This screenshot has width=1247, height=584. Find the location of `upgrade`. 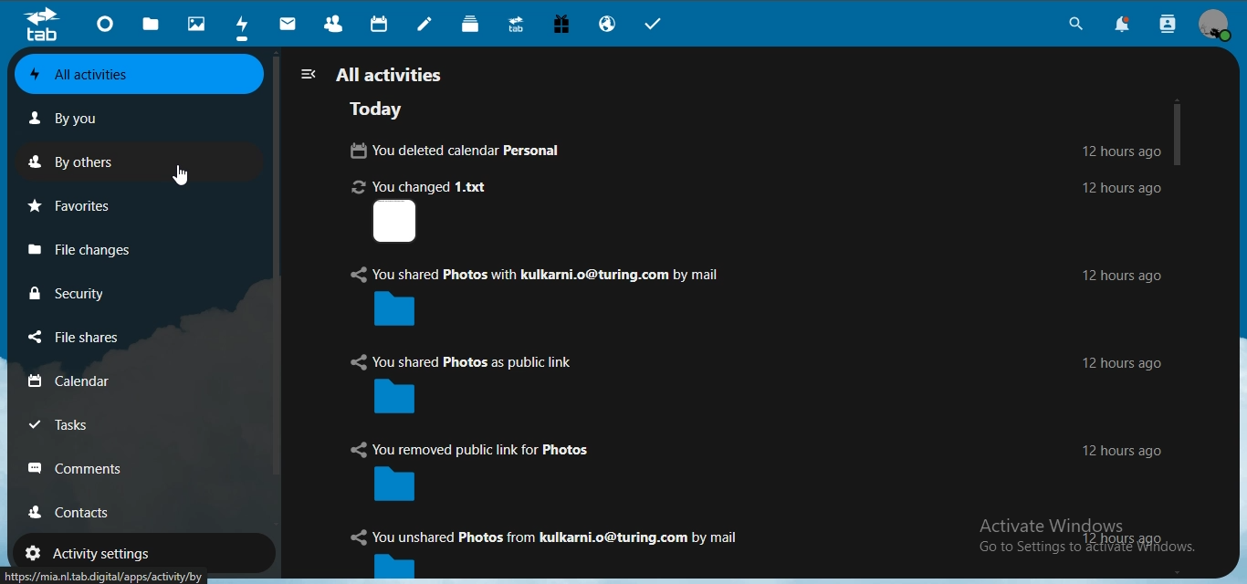

upgrade is located at coordinates (515, 23).